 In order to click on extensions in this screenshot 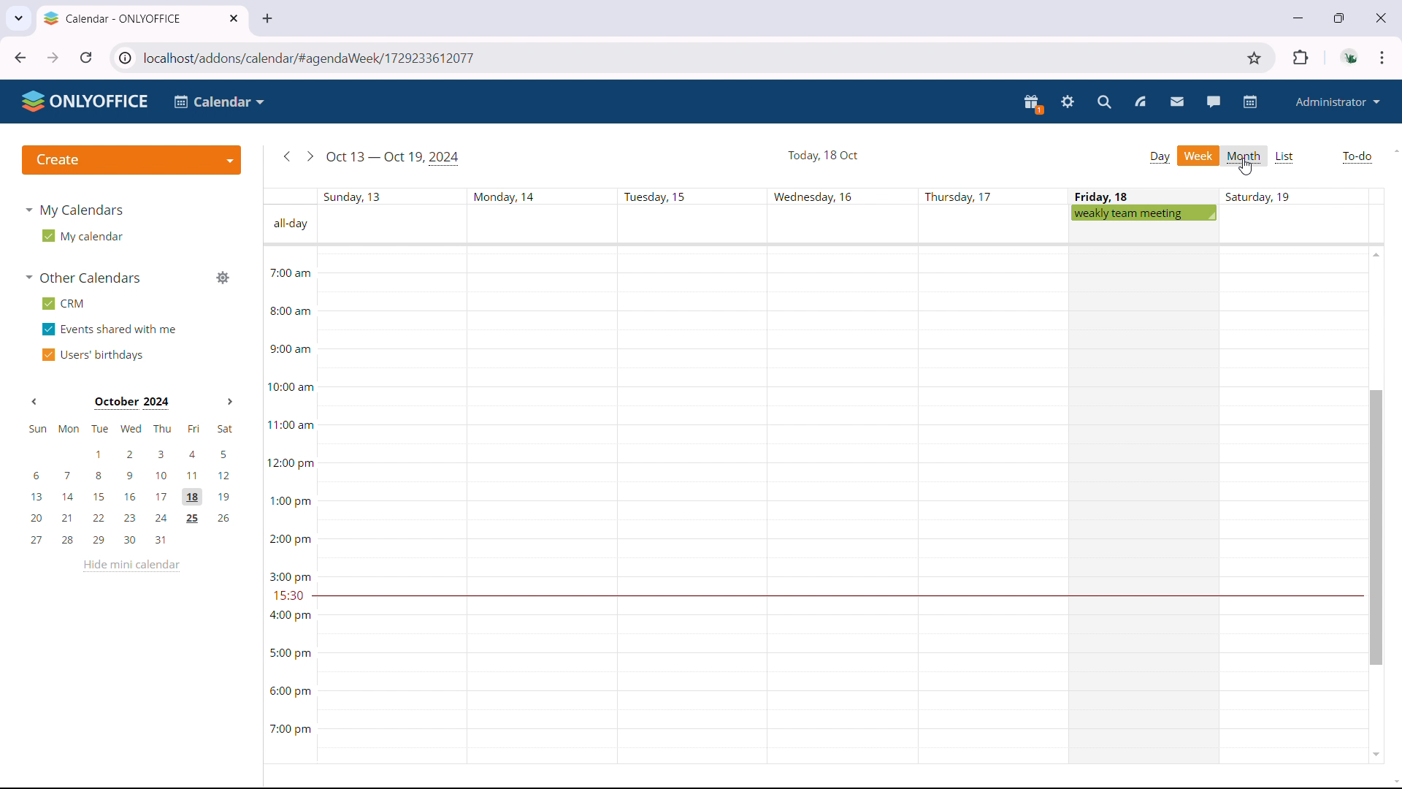, I will do `click(1301, 57)`.